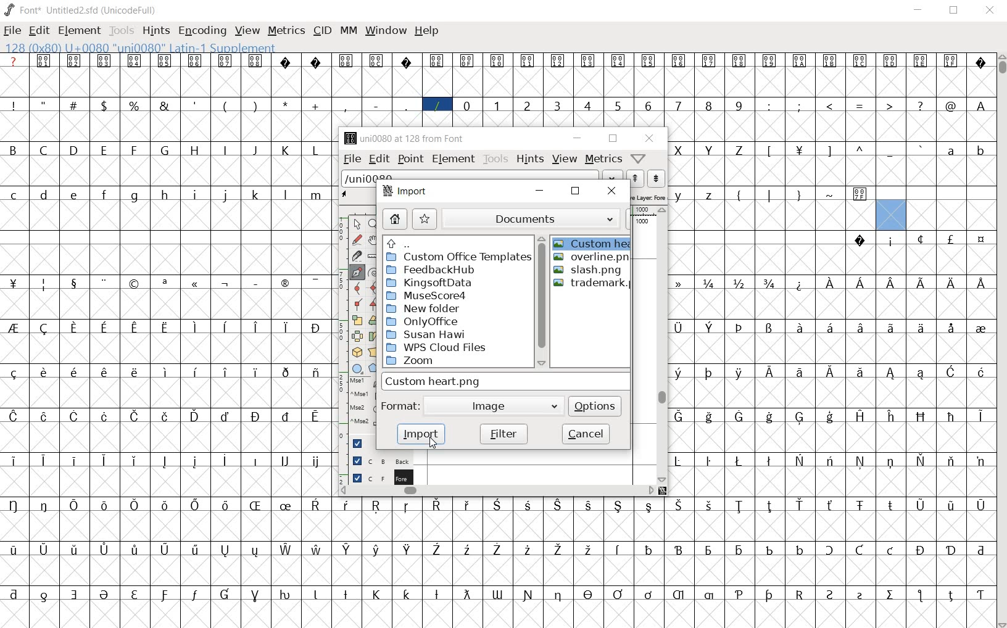 The height and width of the screenshot is (628, 1007). What do you see at coordinates (135, 595) in the screenshot?
I see `glyph` at bounding box center [135, 595].